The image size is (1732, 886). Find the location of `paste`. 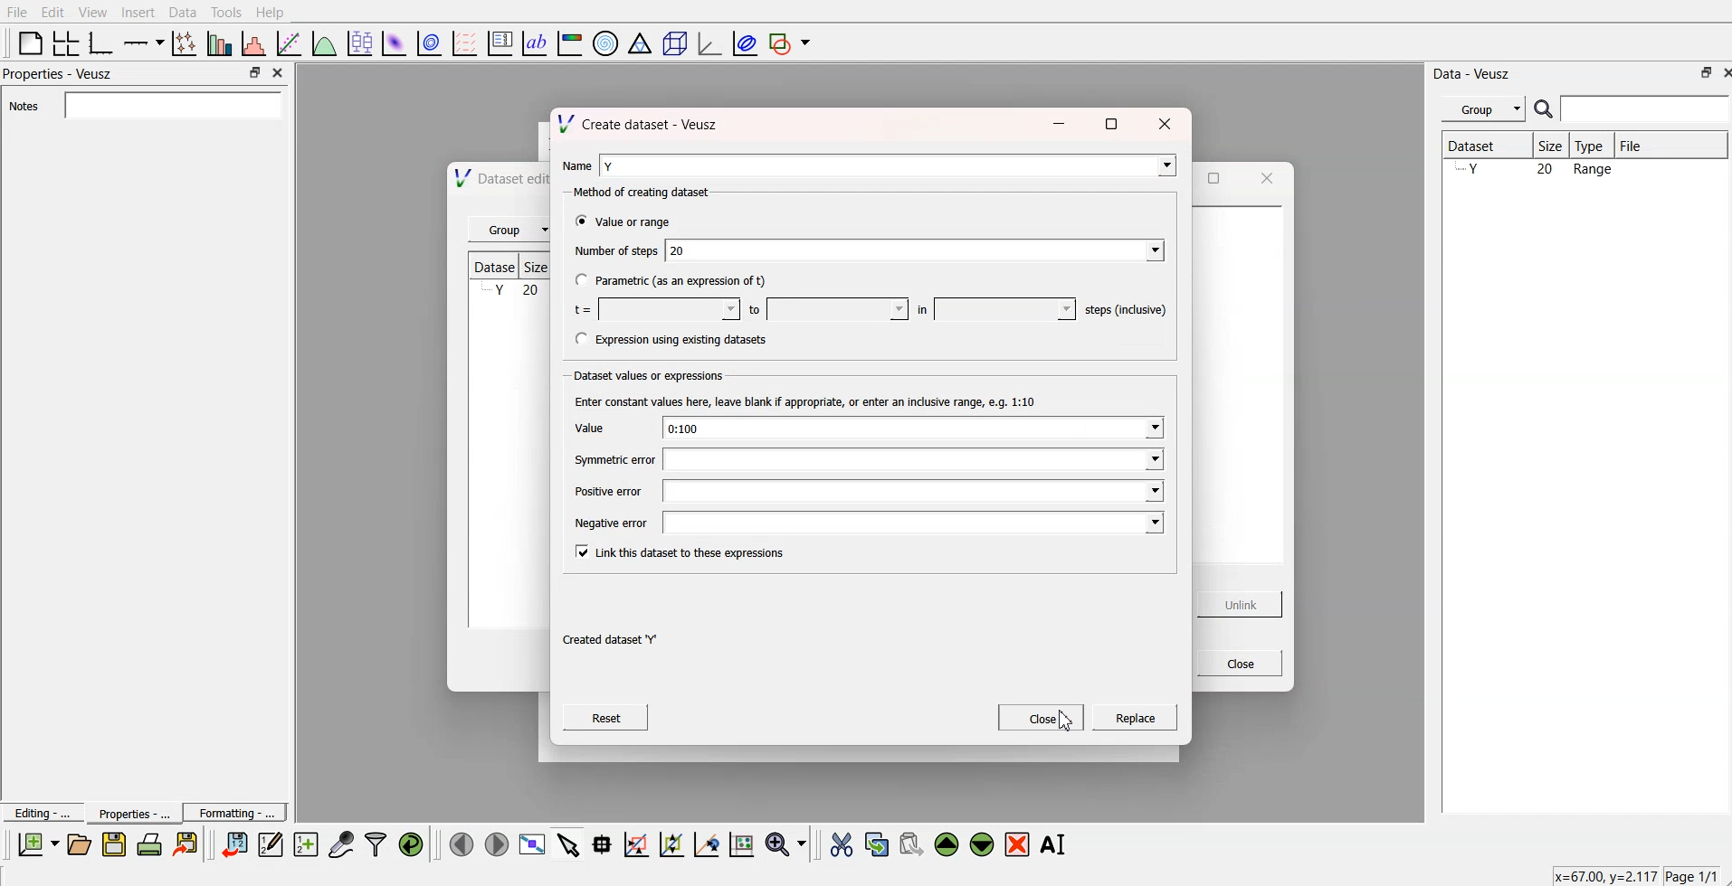

paste is located at coordinates (912, 842).